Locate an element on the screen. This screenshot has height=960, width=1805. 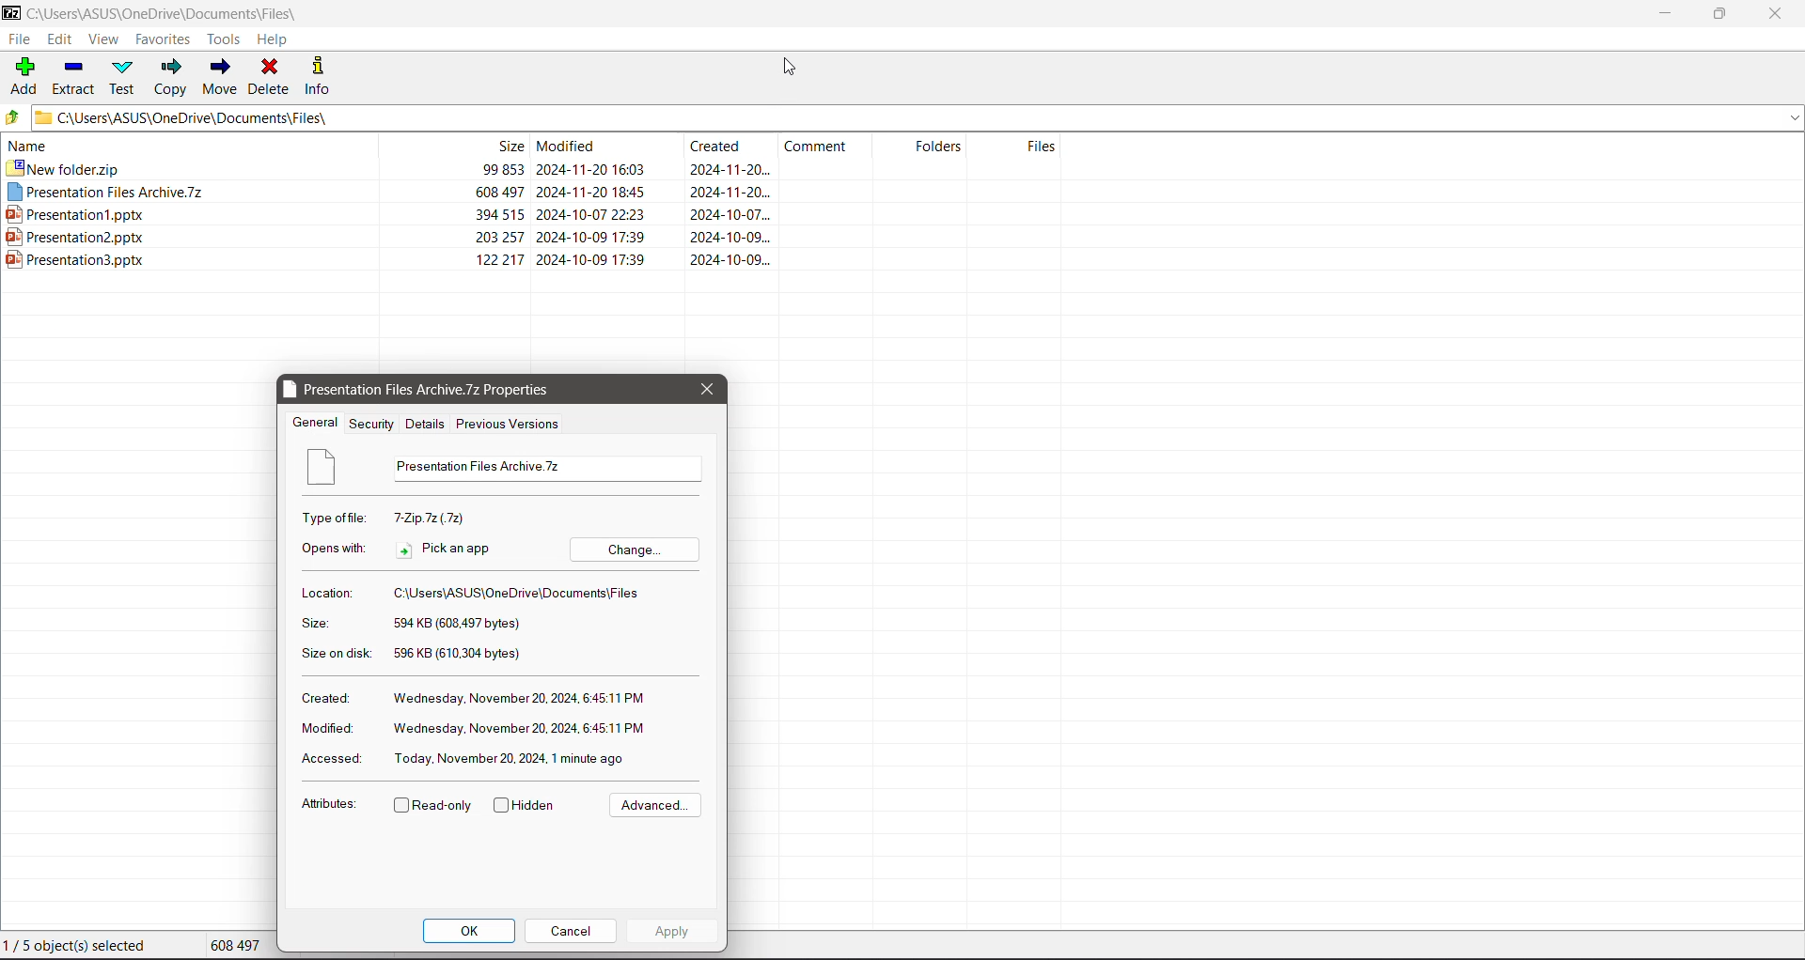
Size on disk is located at coordinates (339, 652).